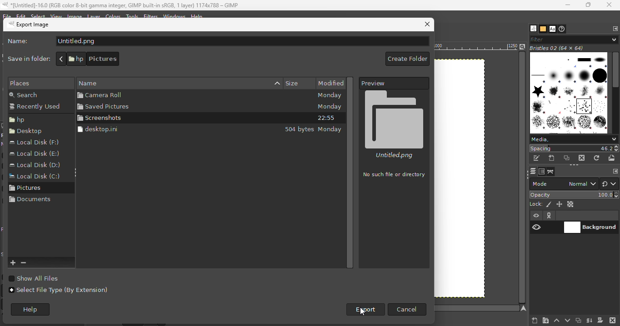 The image size is (620, 326). I want to click on Help, so click(34, 310).